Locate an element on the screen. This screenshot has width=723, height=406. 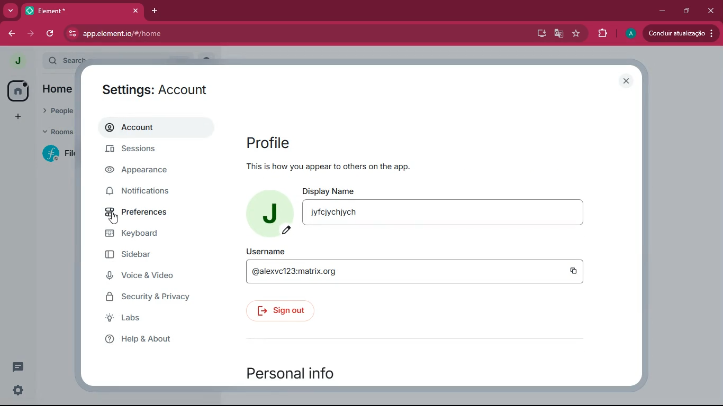
settings: account is located at coordinates (157, 89).